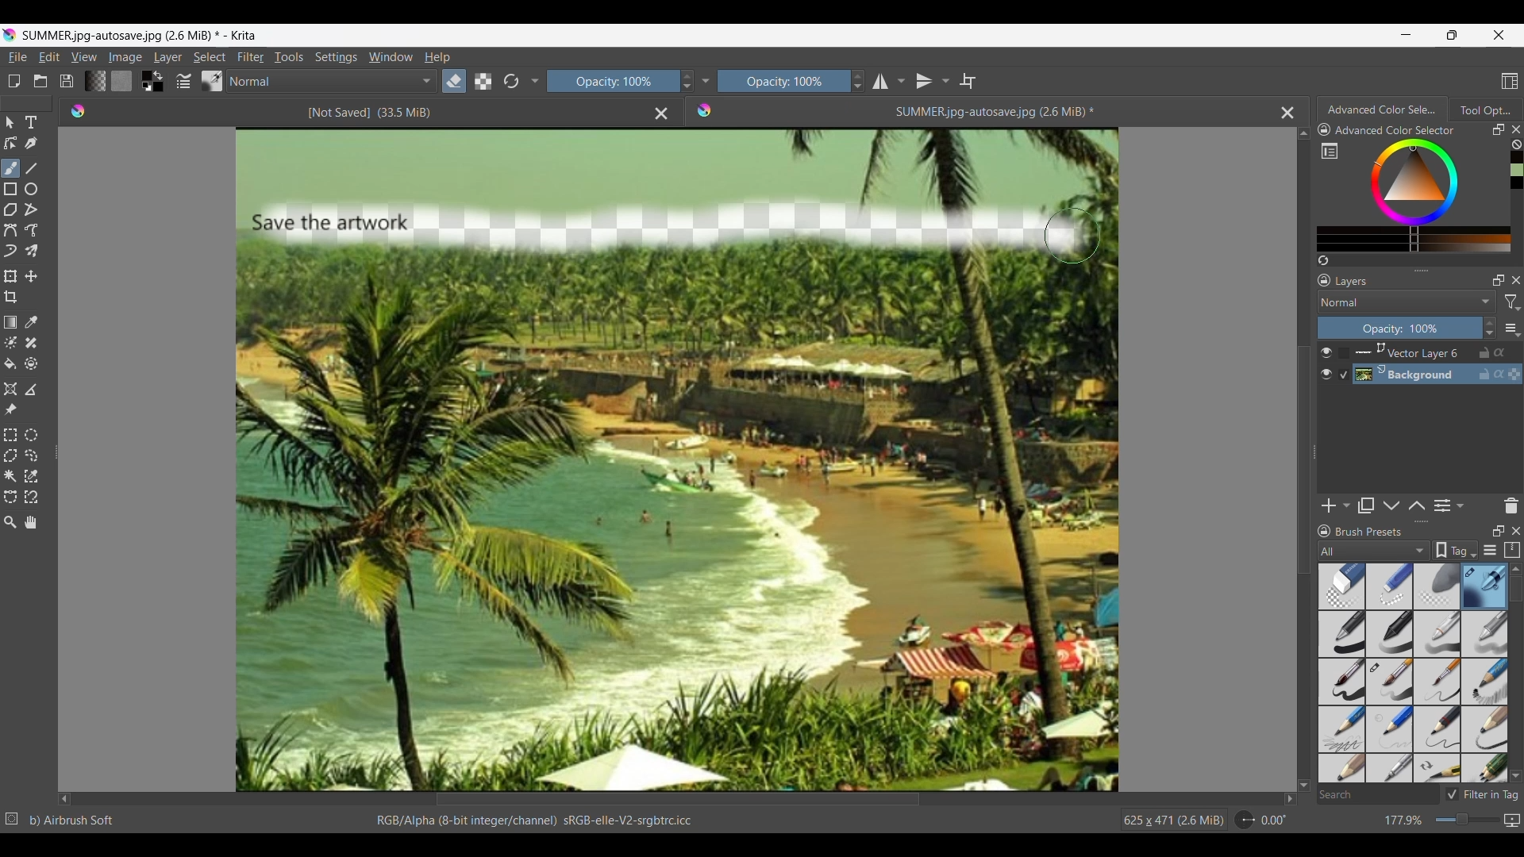  I want to click on Color history, so click(1516, 170).